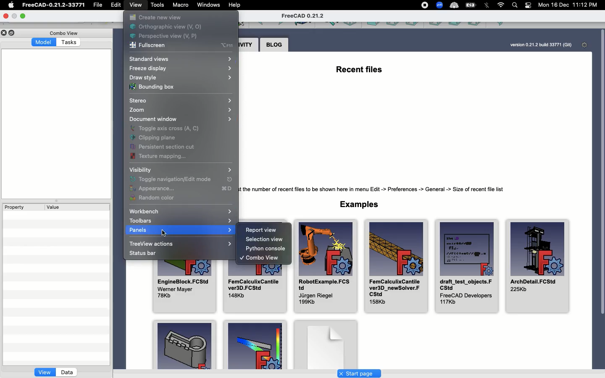 The width and height of the screenshot is (605, 378). I want to click on Panels, so click(180, 230).